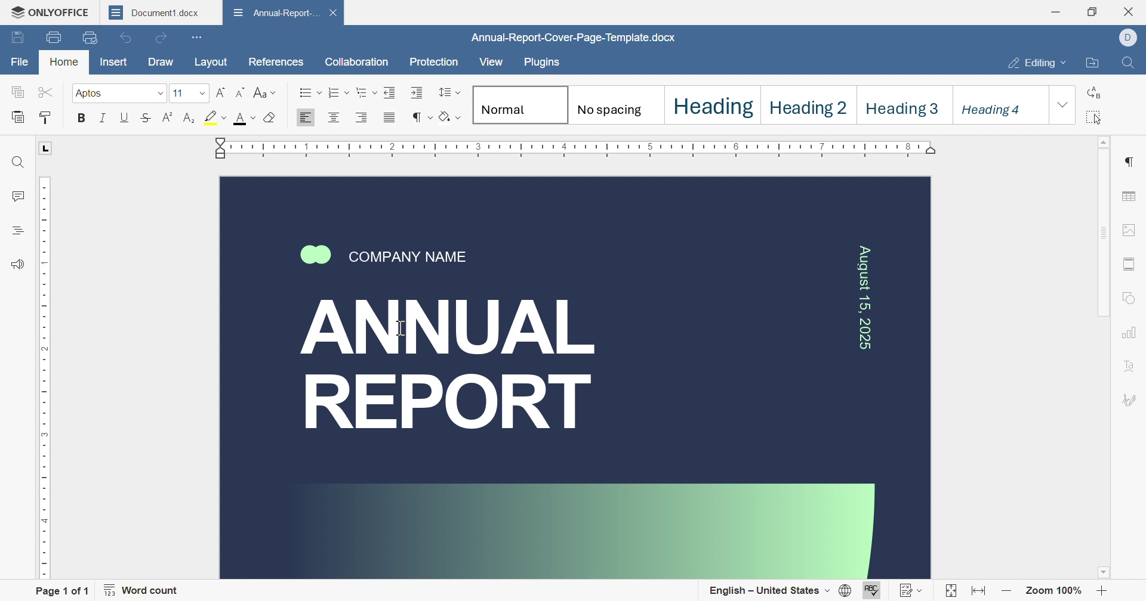  Describe the element at coordinates (491, 63) in the screenshot. I see `view` at that location.